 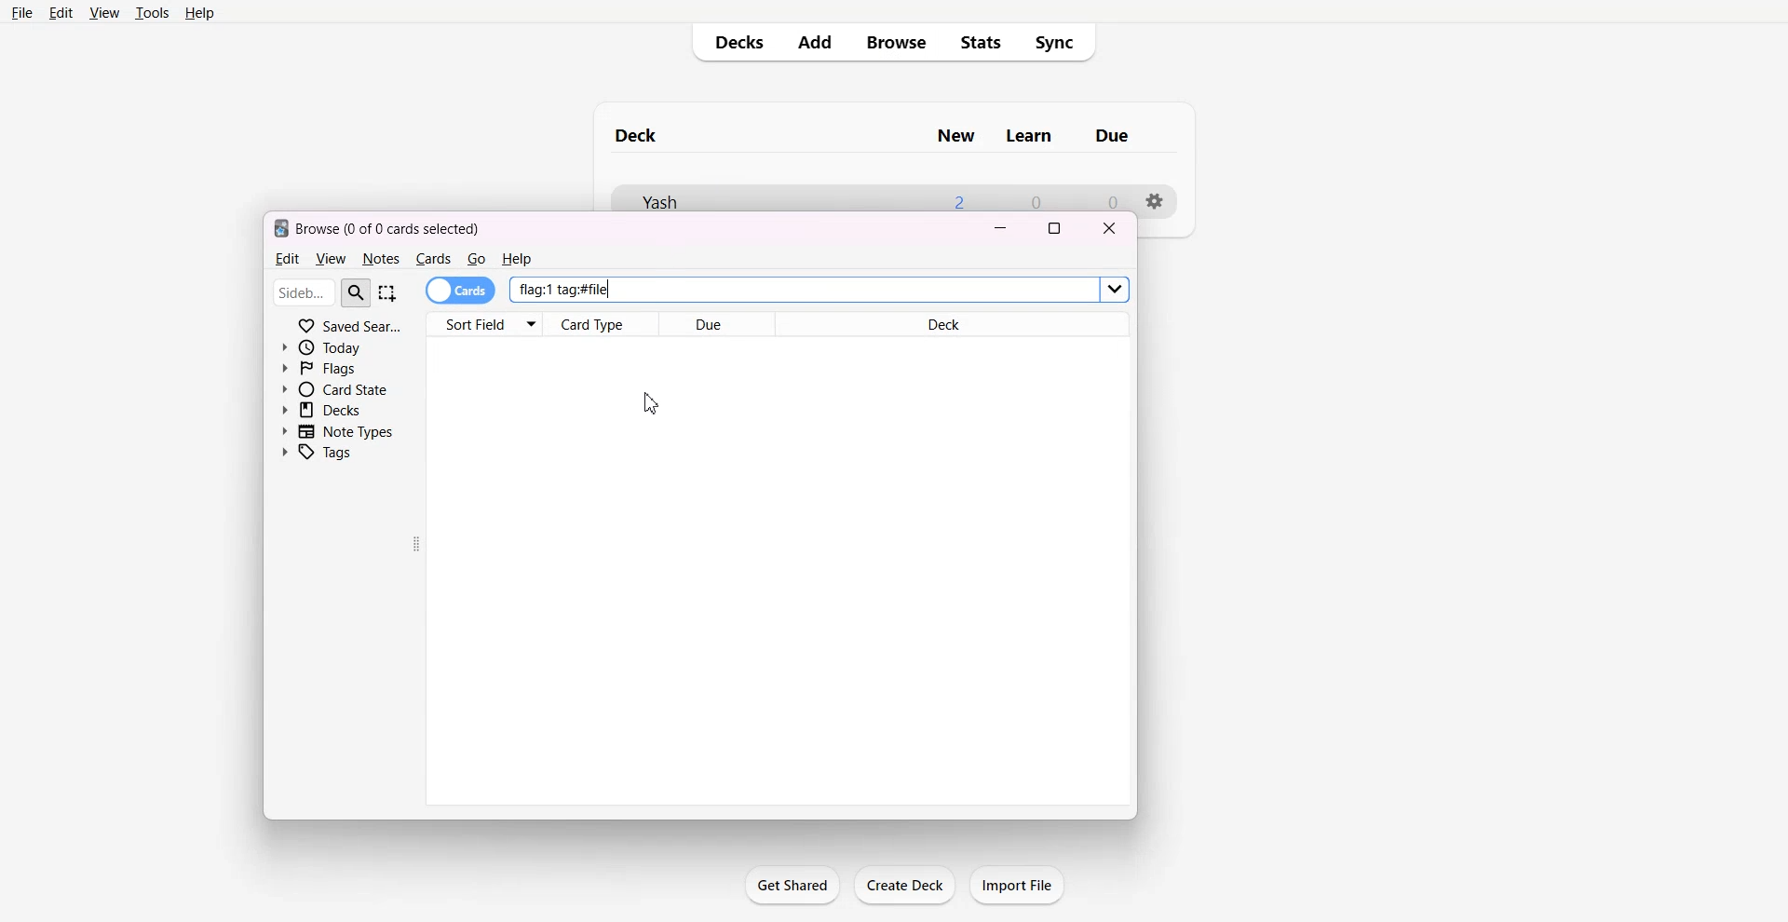 What do you see at coordinates (735, 44) in the screenshot?
I see `Decks` at bounding box center [735, 44].